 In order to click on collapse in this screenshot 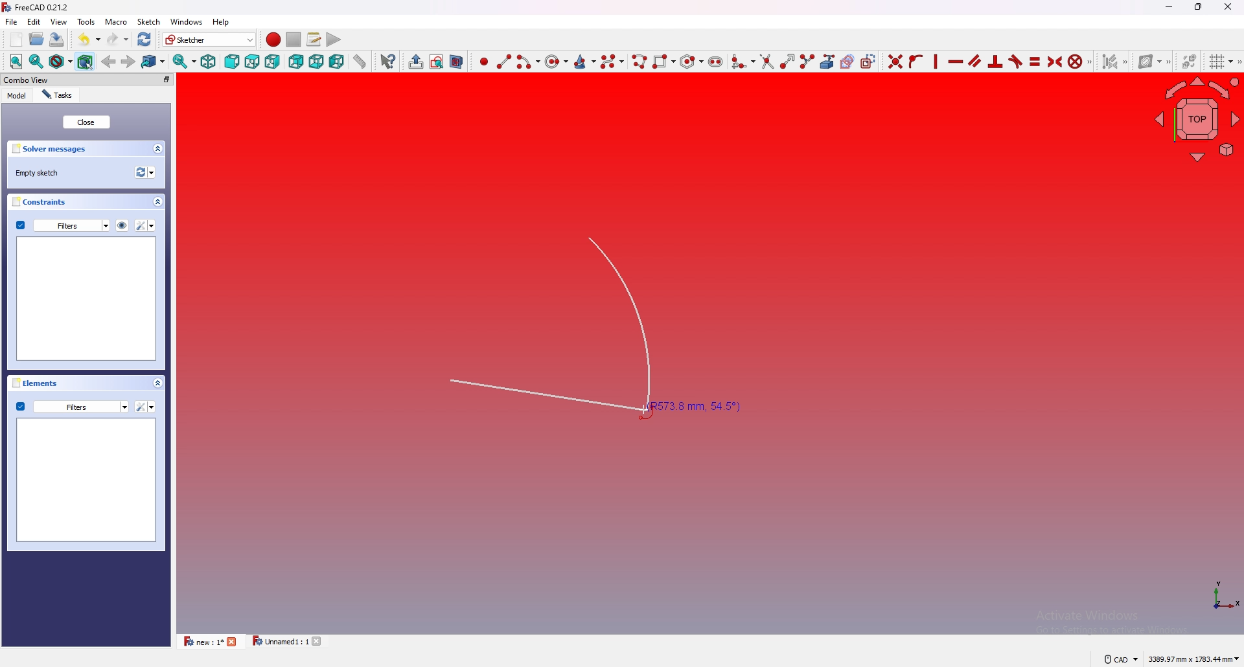, I will do `click(157, 383)`.